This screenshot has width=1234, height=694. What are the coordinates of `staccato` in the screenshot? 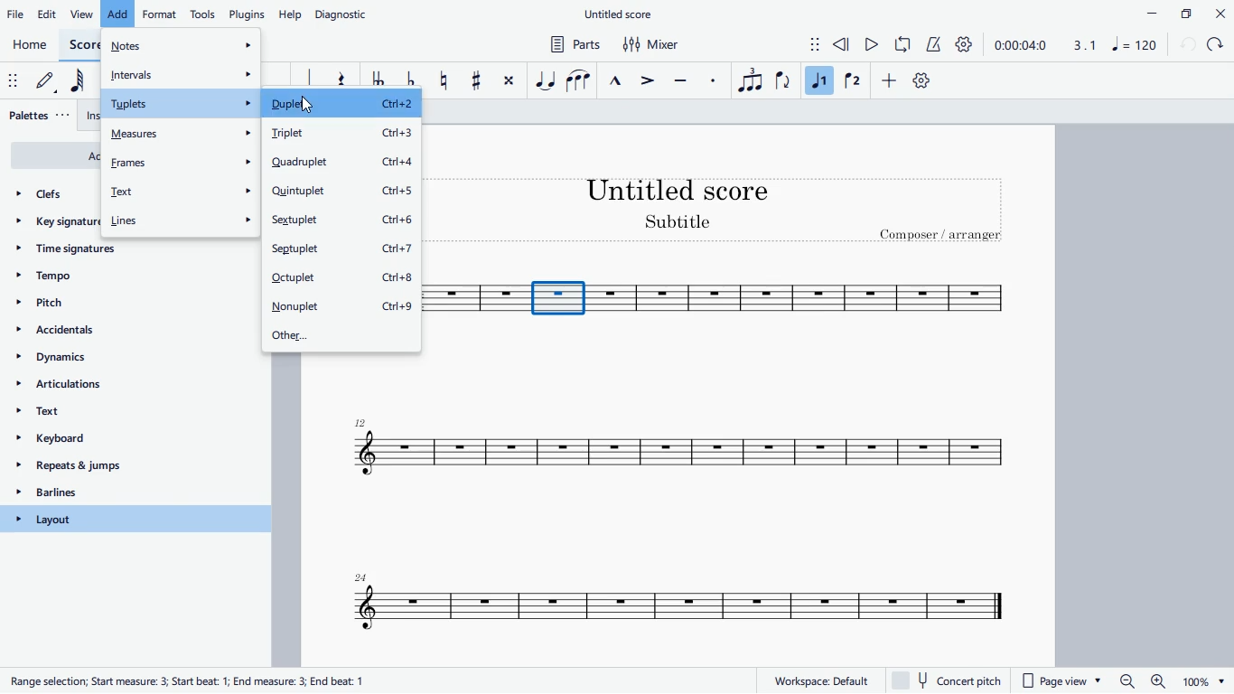 It's located at (715, 80).